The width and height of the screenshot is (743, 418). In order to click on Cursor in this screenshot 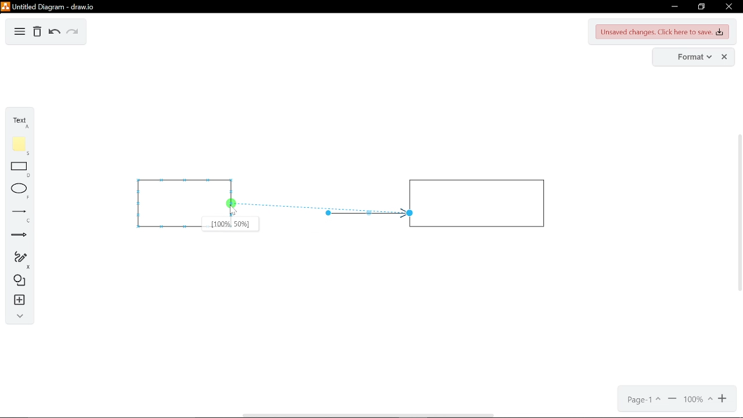, I will do `click(233, 211)`.